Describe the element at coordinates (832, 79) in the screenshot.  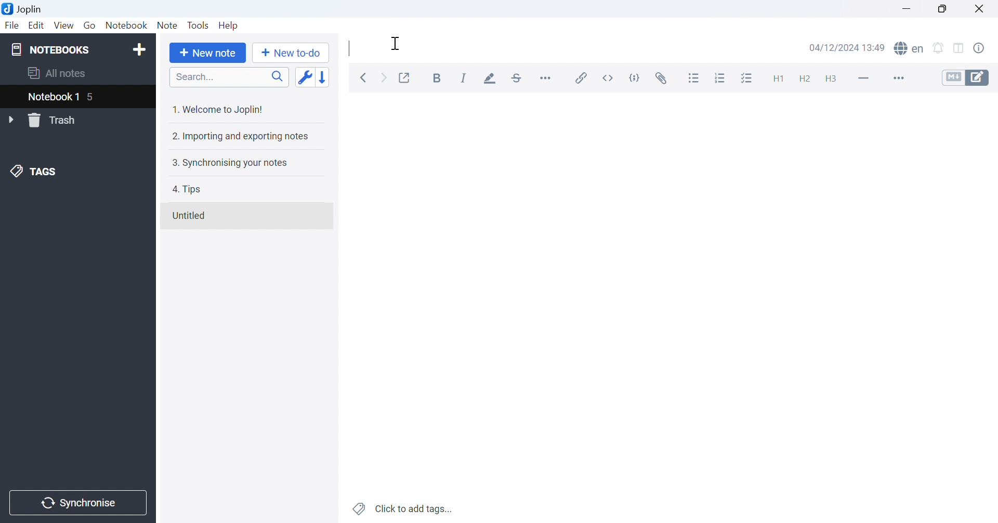
I see `Heading 3` at that location.